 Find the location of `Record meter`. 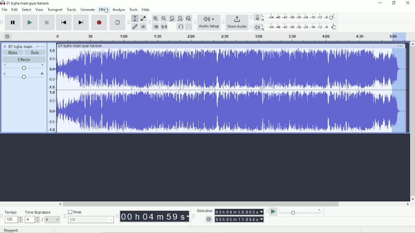

Record meter is located at coordinates (295, 17).